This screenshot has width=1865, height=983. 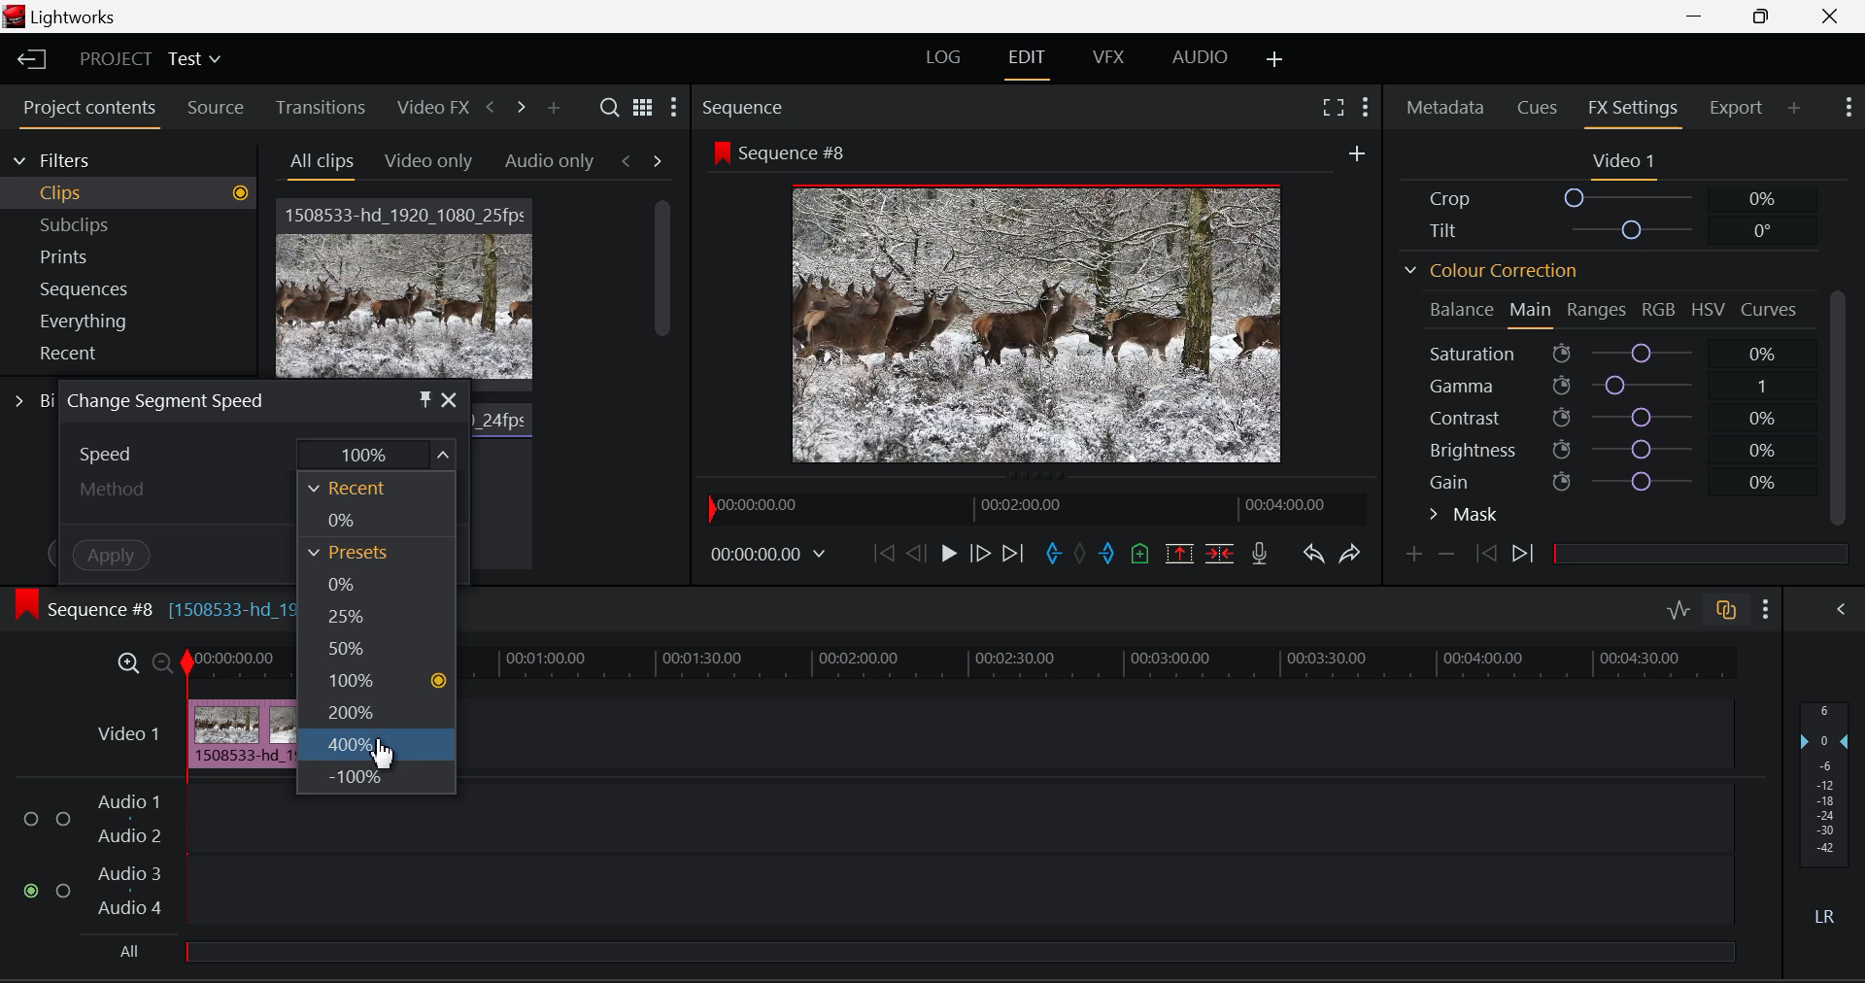 I want to click on -100%, so click(x=374, y=778).